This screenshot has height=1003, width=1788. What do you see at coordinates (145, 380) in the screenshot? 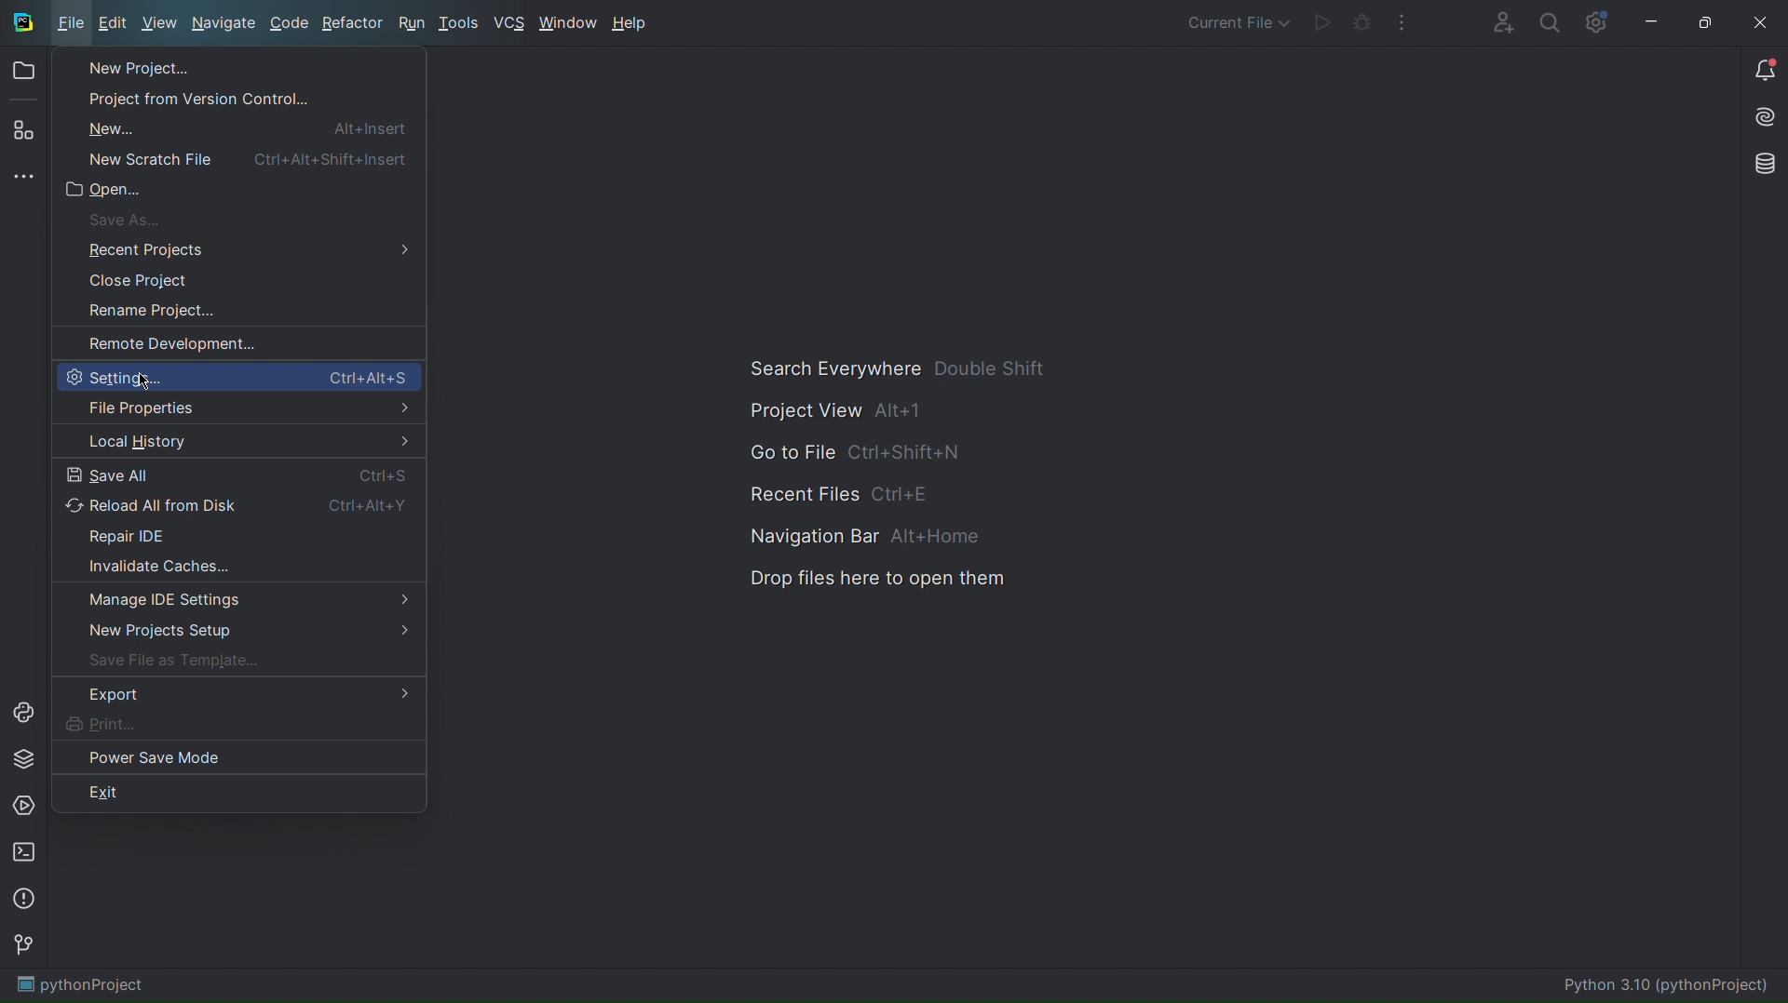
I see `Cursor` at bounding box center [145, 380].